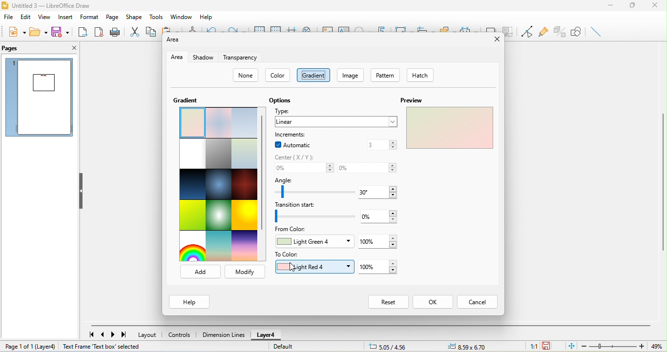  Describe the element at coordinates (446, 27) in the screenshot. I see `arrange` at that location.